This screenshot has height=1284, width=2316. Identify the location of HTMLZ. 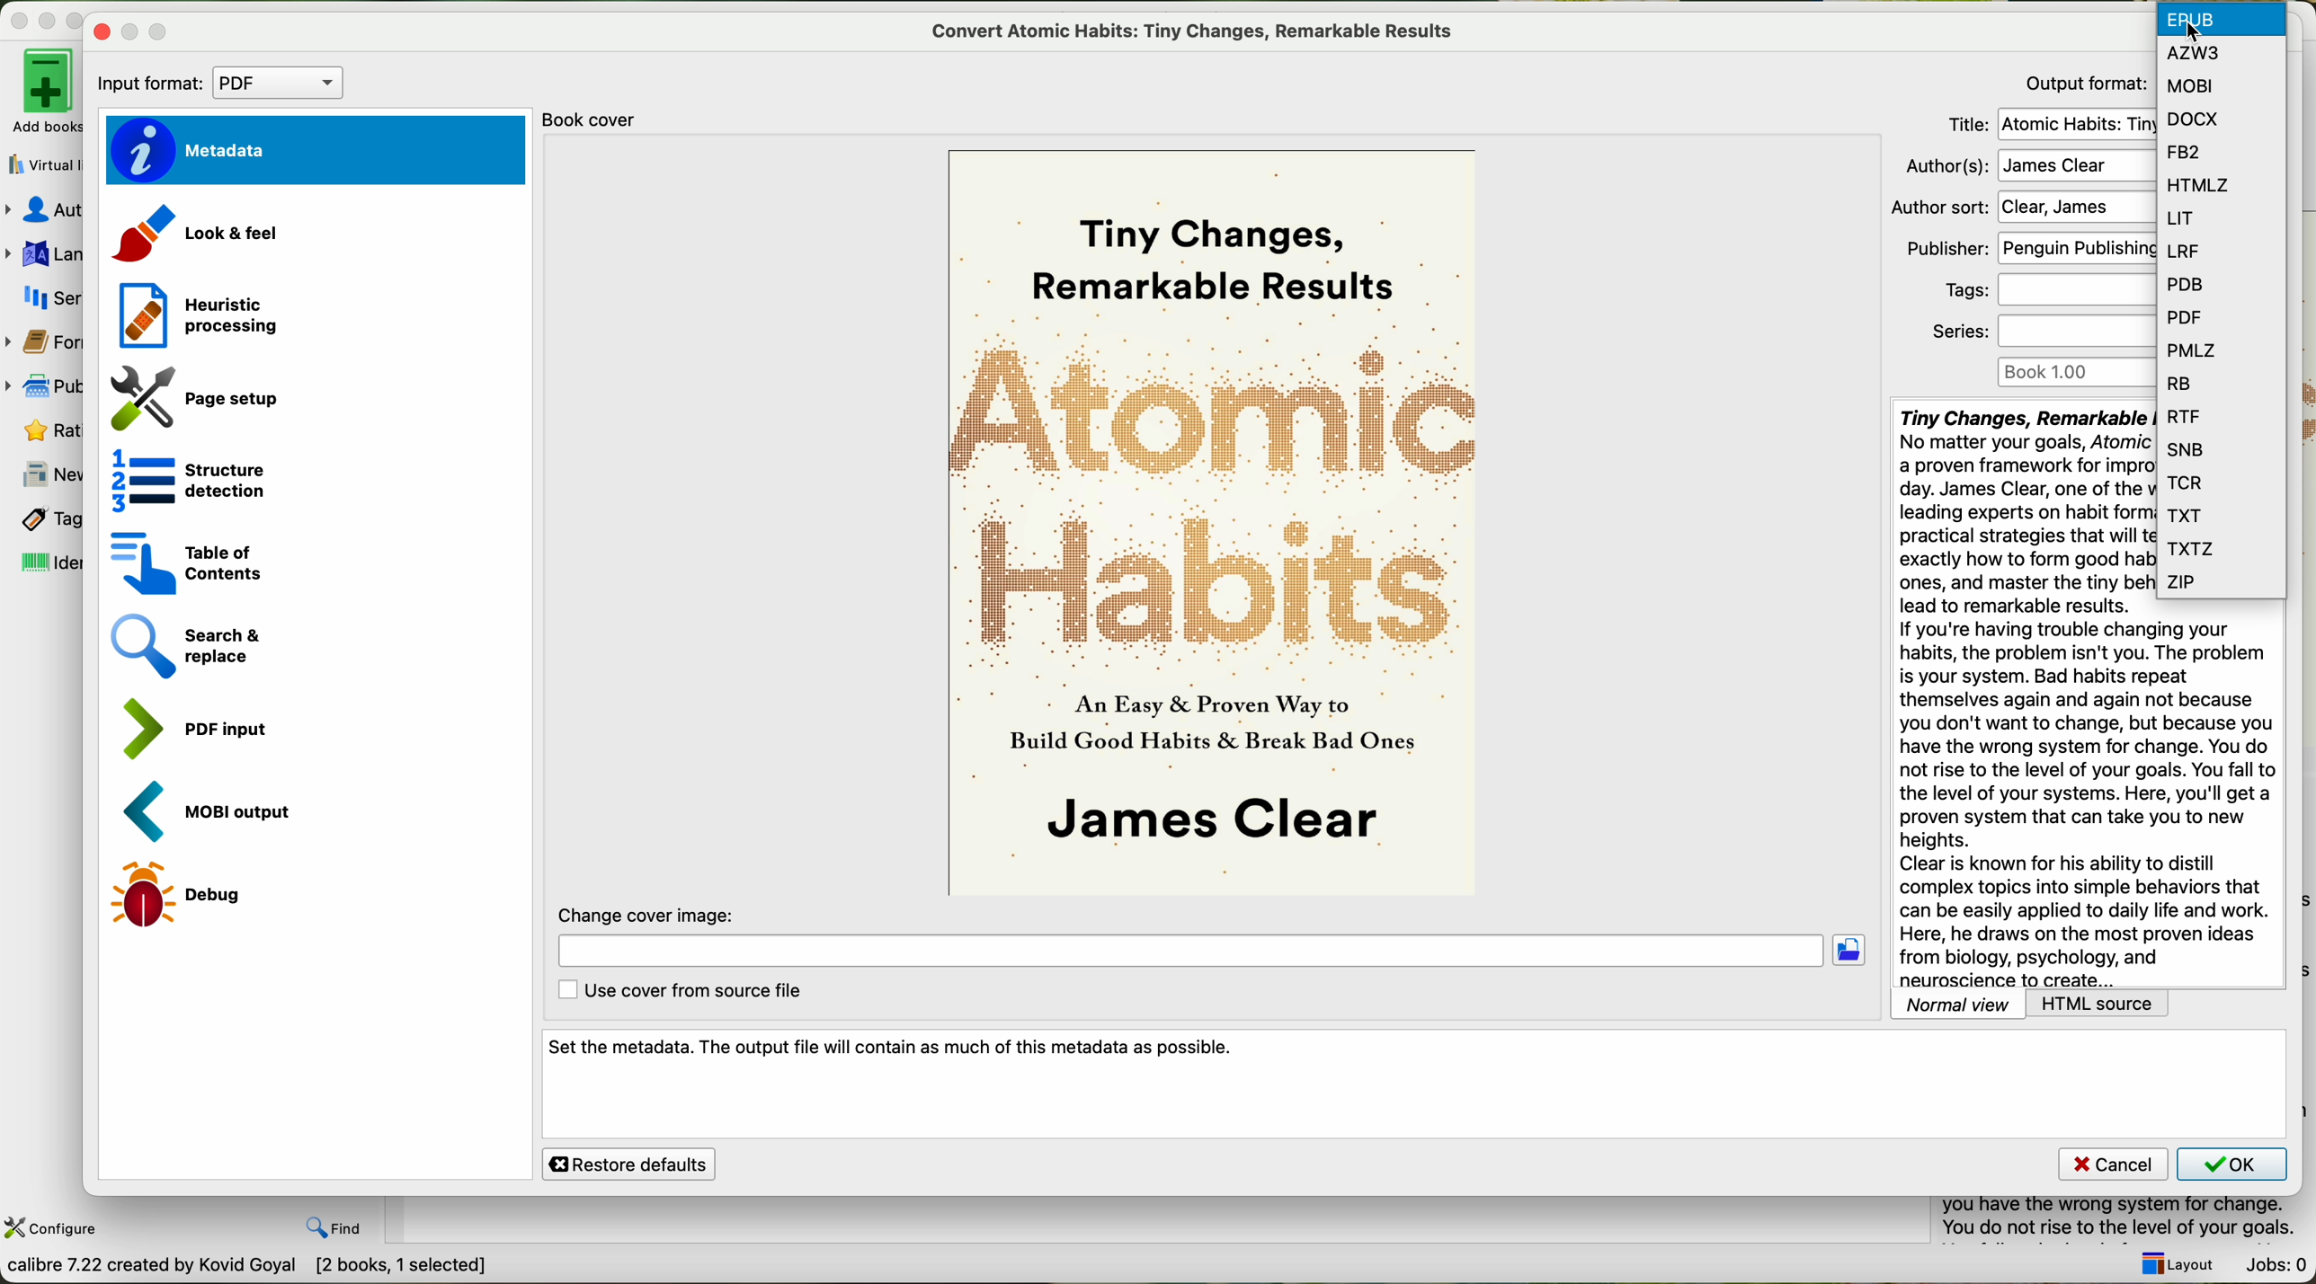
(2221, 184).